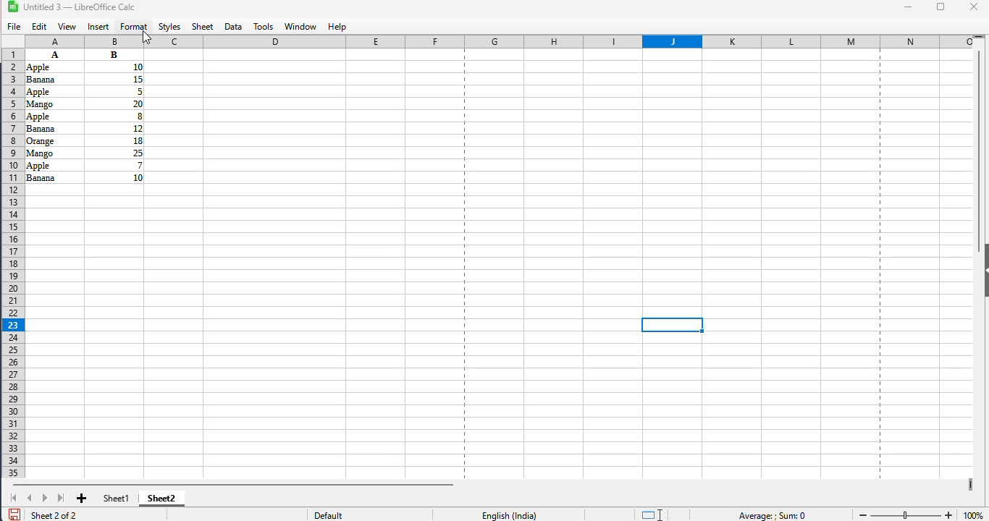 The width and height of the screenshot is (989, 521). I want to click on , so click(114, 54).